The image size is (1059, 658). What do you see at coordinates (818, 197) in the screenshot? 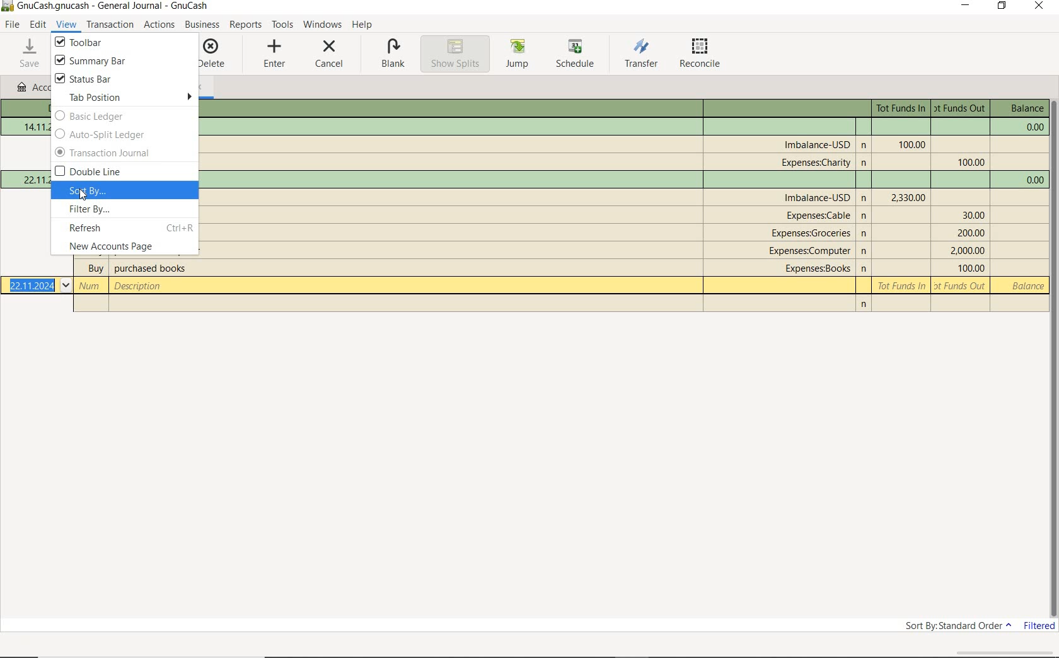
I see `account` at bounding box center [818, 197].